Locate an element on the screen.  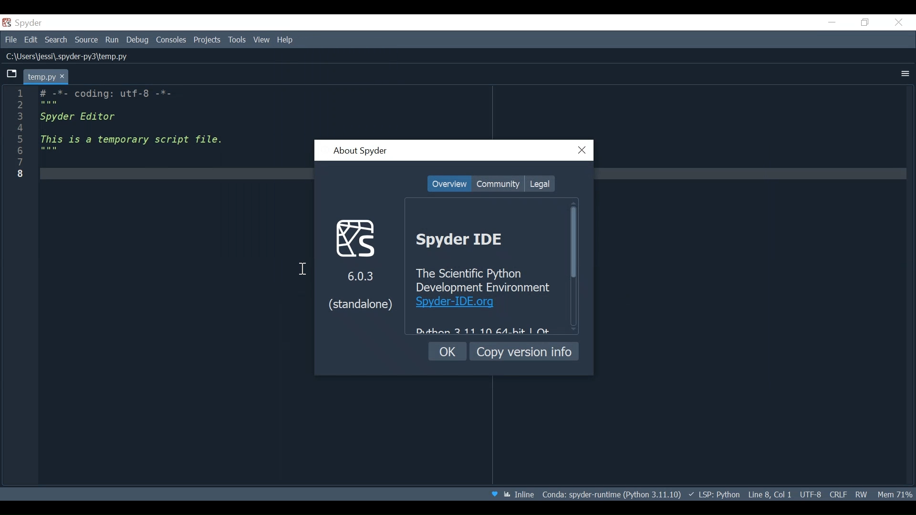
code is located at coordinates (151, 131).